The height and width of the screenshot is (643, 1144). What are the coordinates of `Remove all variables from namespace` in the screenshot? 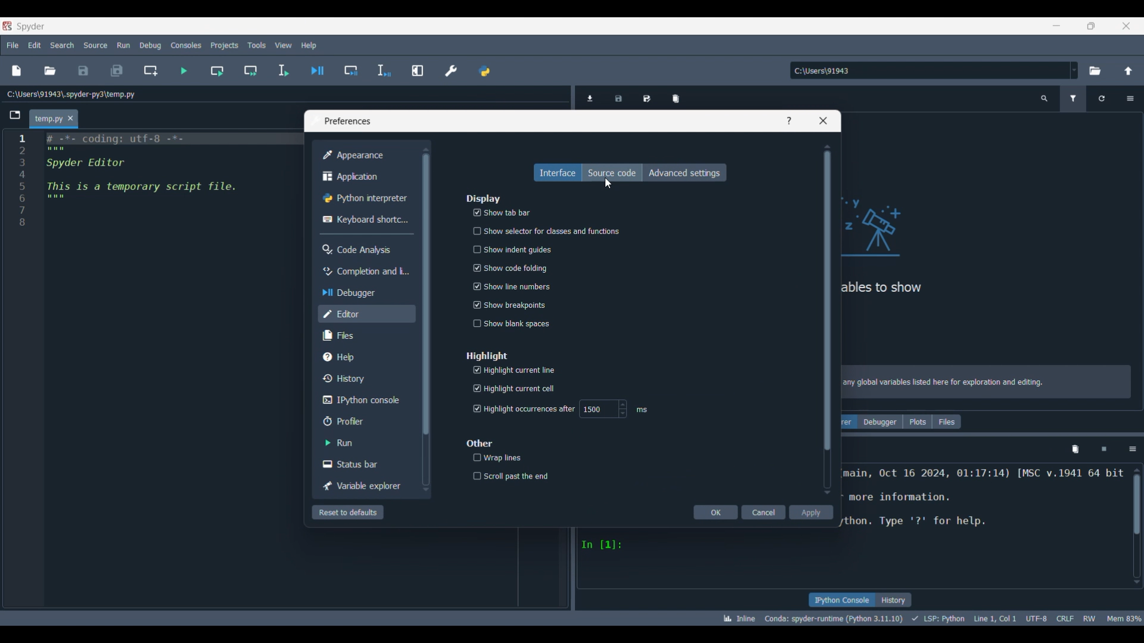 It's located at (1075, 450).